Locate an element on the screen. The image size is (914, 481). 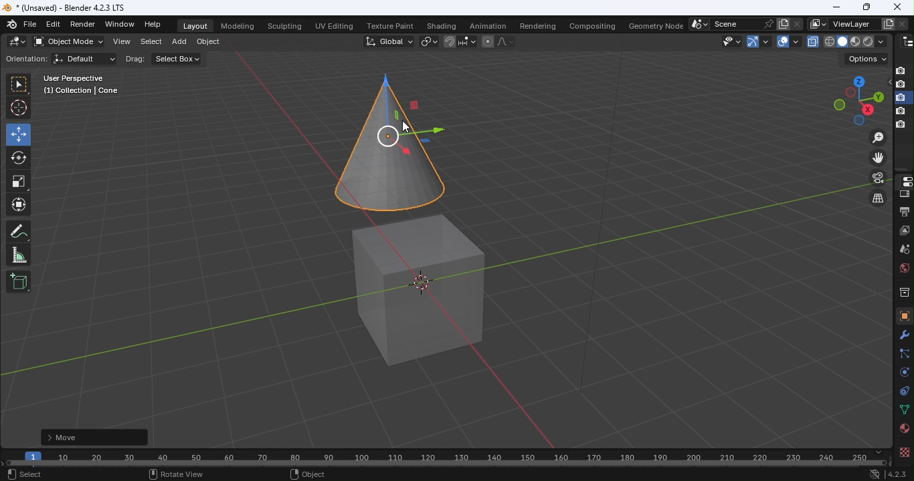
Icon is located at coordinates (13, 23).